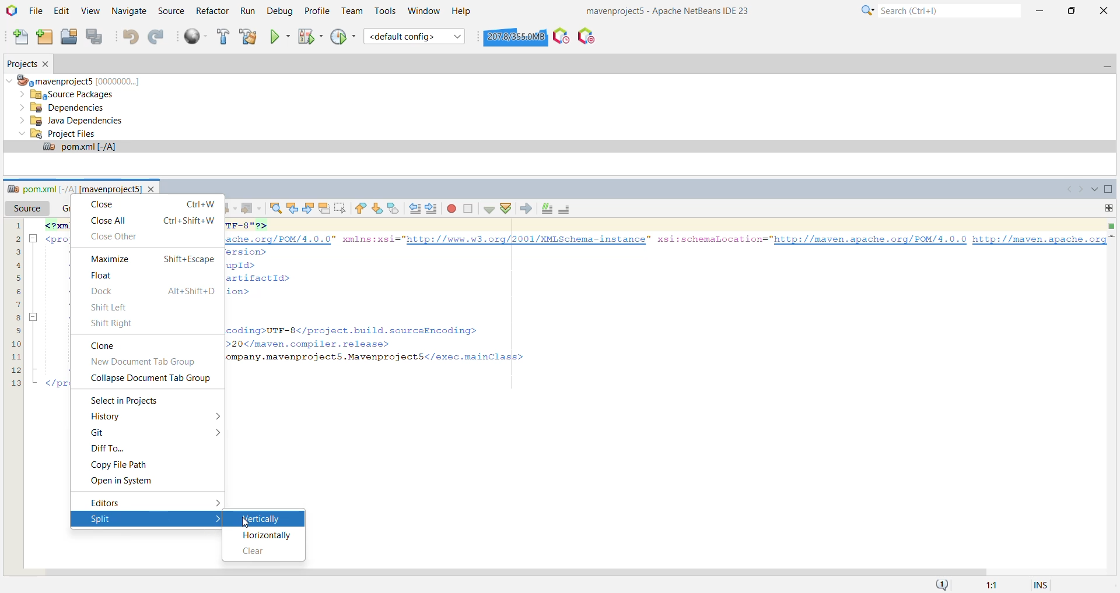  Describe the element at coordinates (1109, 190) in the screenshot. I see `Maximize Window` at that location.